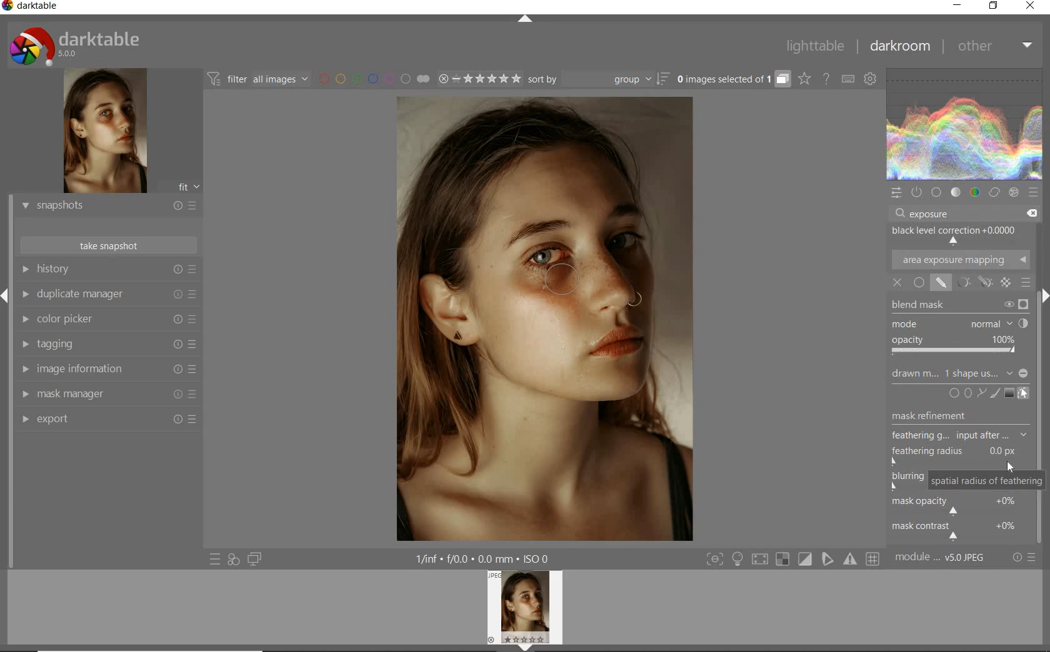 The width and height of the screenshot is (1050, 652). I want to click on expand grouped images, so click(732, 79).